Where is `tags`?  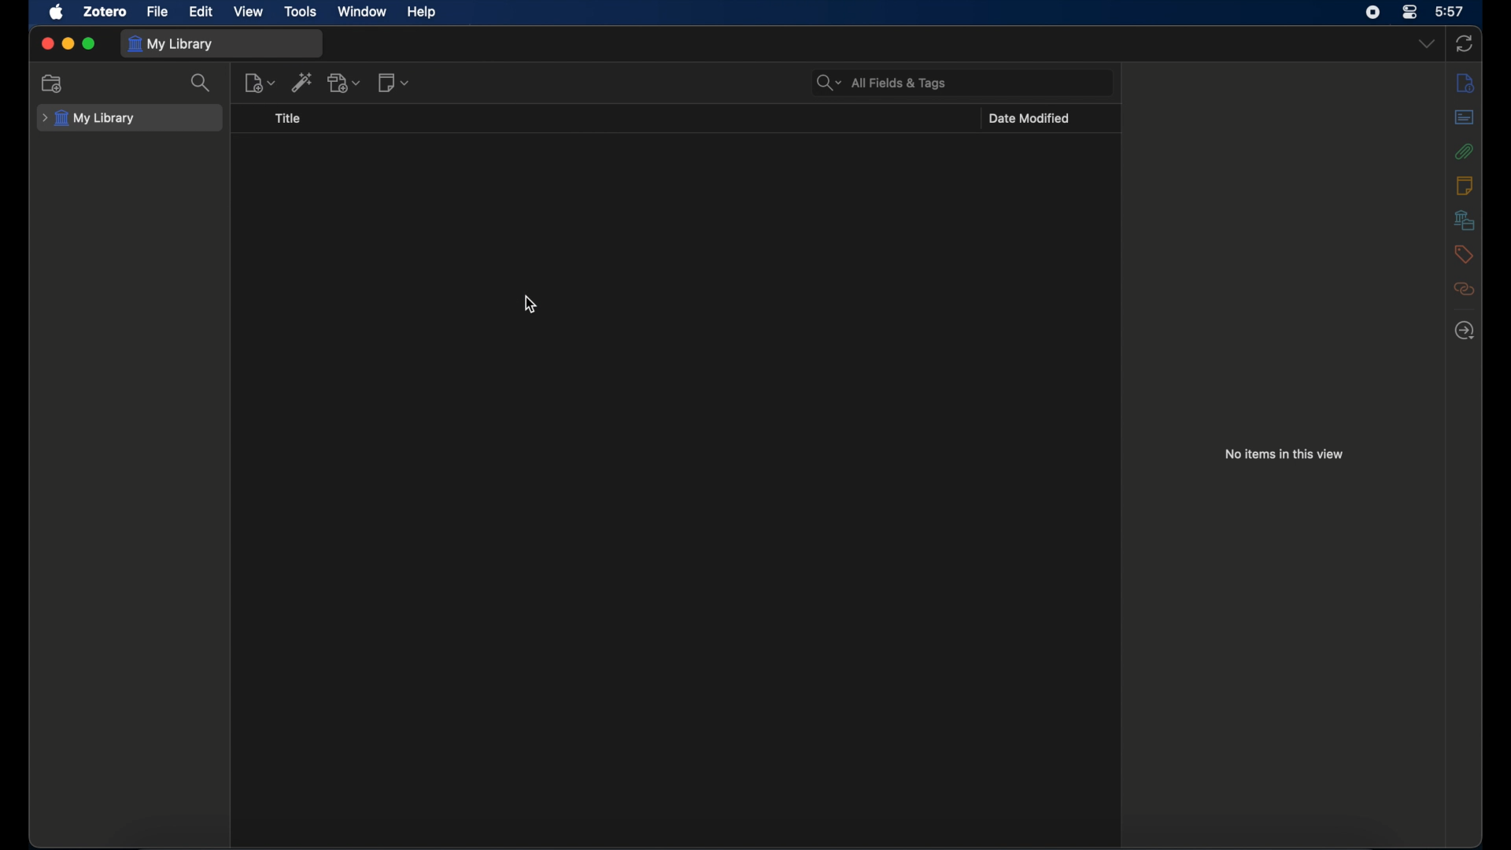 tags is located at coordinates (1462, 253).